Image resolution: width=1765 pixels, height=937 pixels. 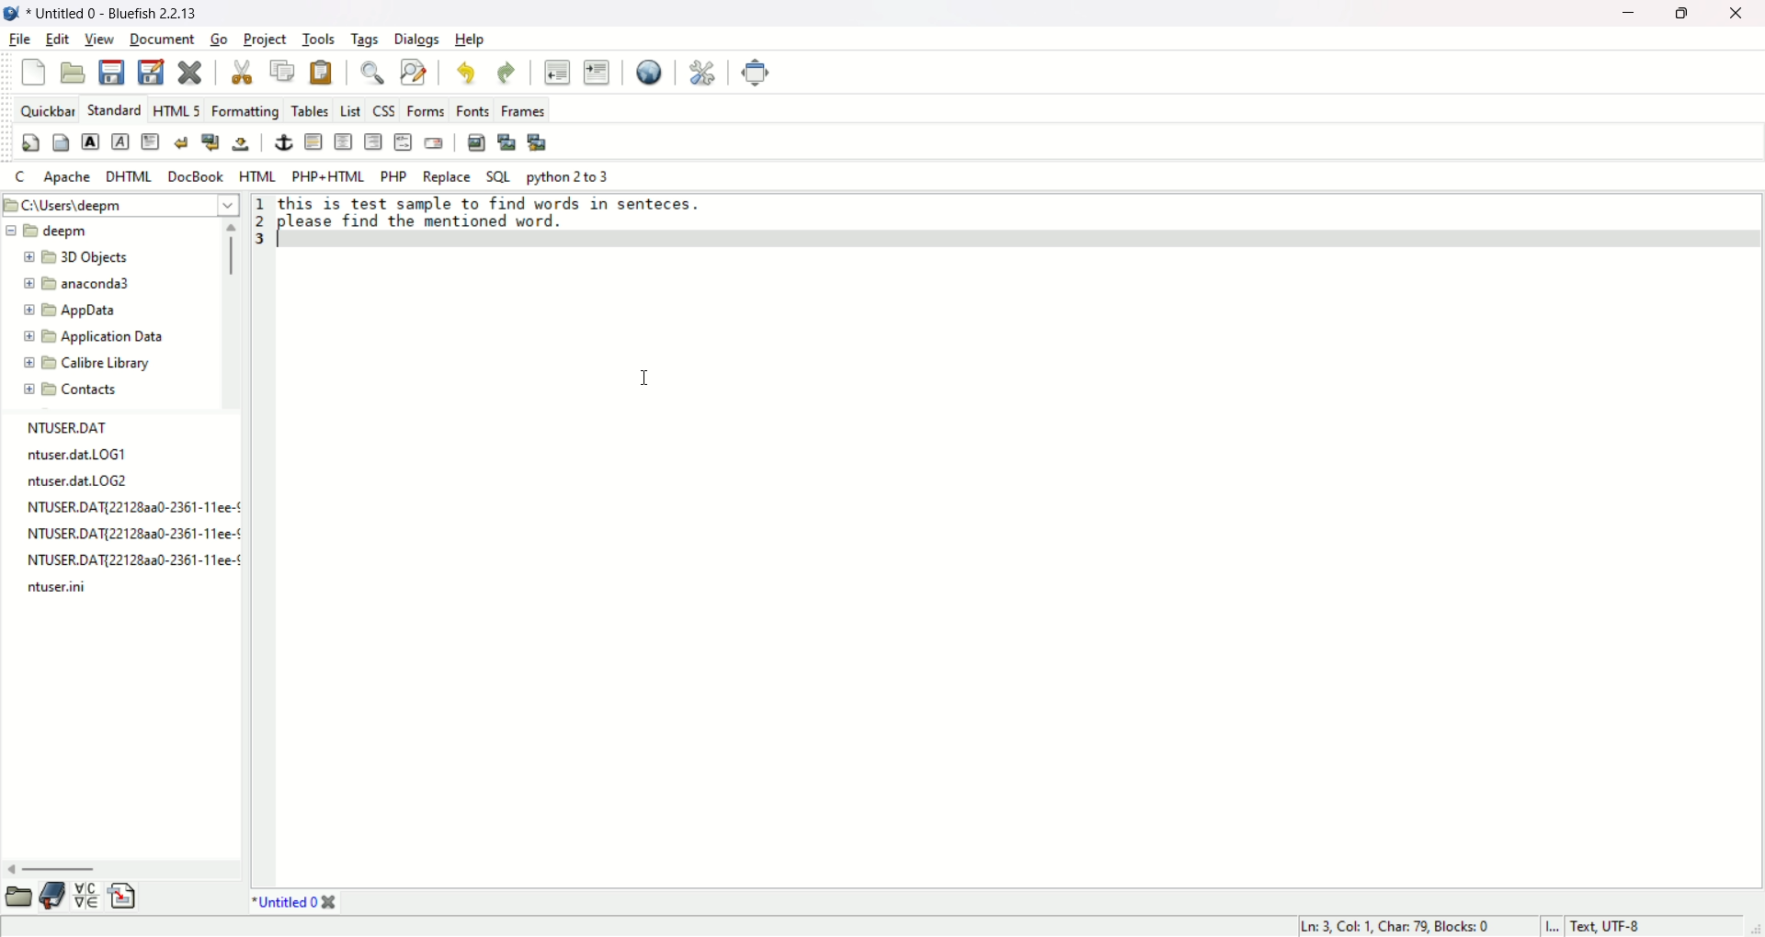 I want to click on scroll bar, so click(x=230, y=255).